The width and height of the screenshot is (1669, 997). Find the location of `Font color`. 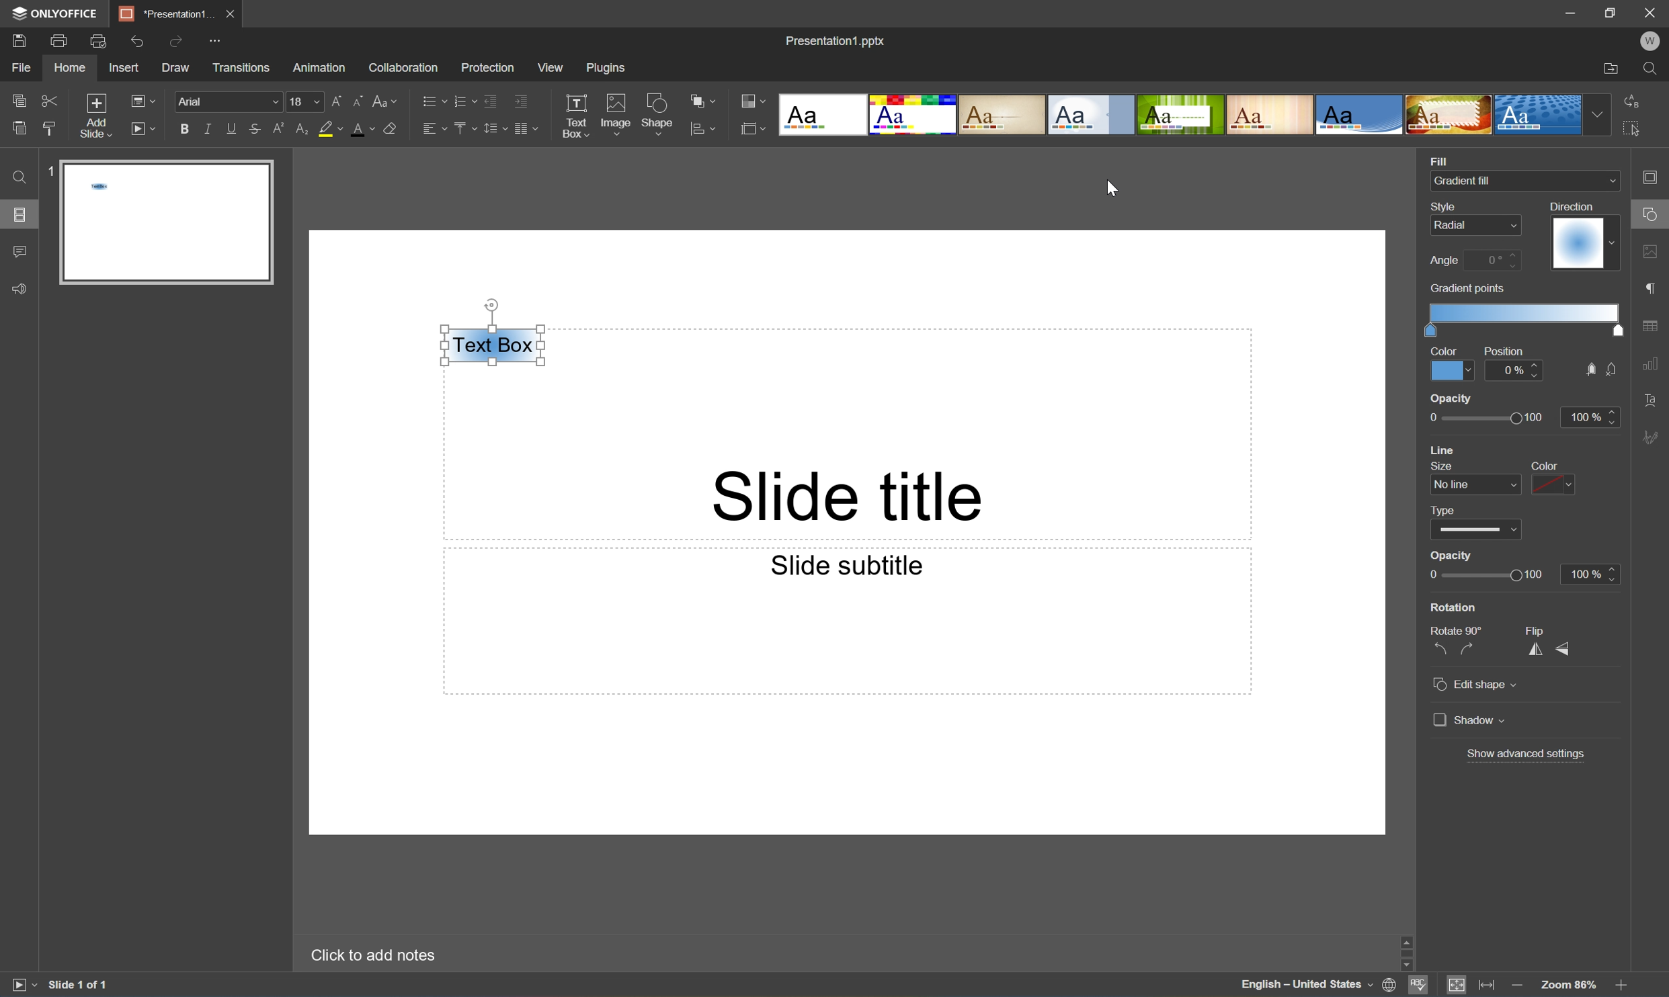

Font color is located at coordinates (361, 130).